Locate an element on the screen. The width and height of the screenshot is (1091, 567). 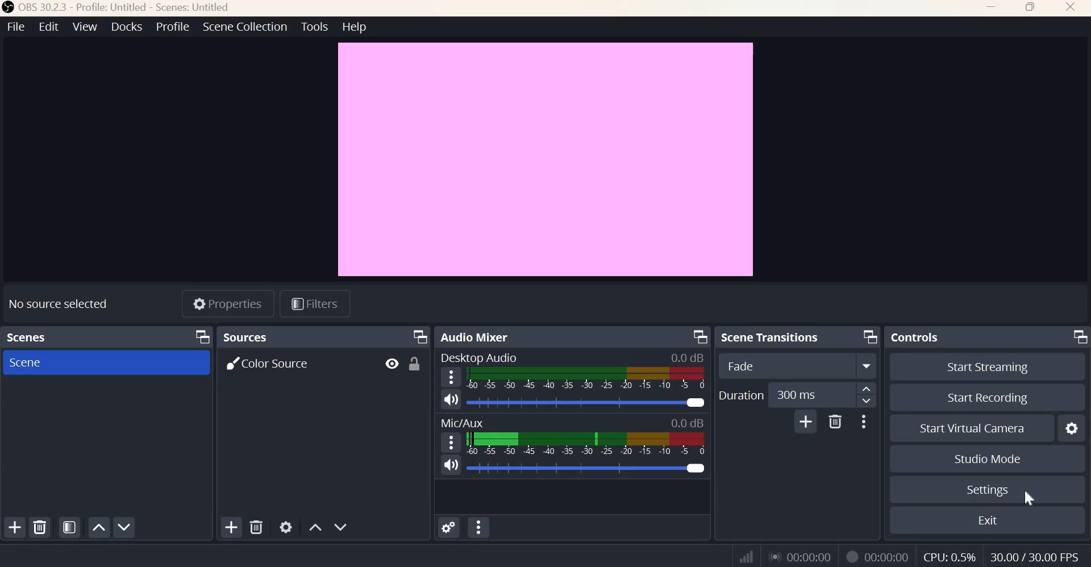
Edit is located at coordinates (47, 27).